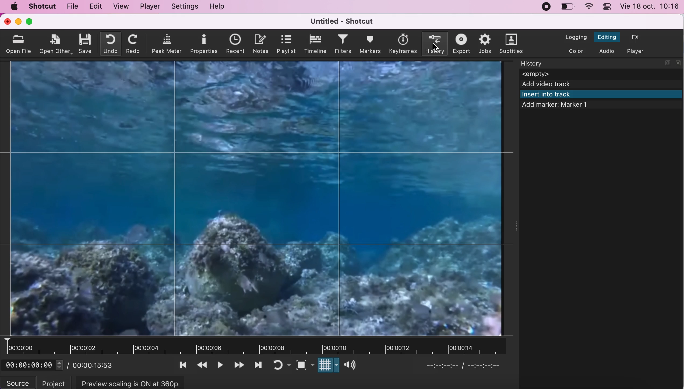 The width and height of the screenshot is (684, 389). I want to click on help, so click(219, 6).